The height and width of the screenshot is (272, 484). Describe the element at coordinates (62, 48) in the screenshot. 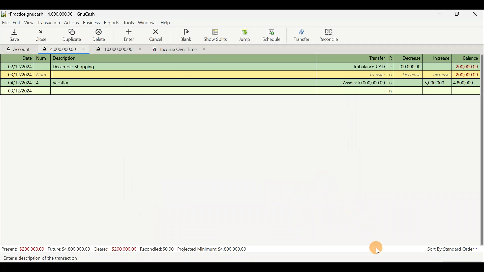

I see `Imported transaction` at that location.